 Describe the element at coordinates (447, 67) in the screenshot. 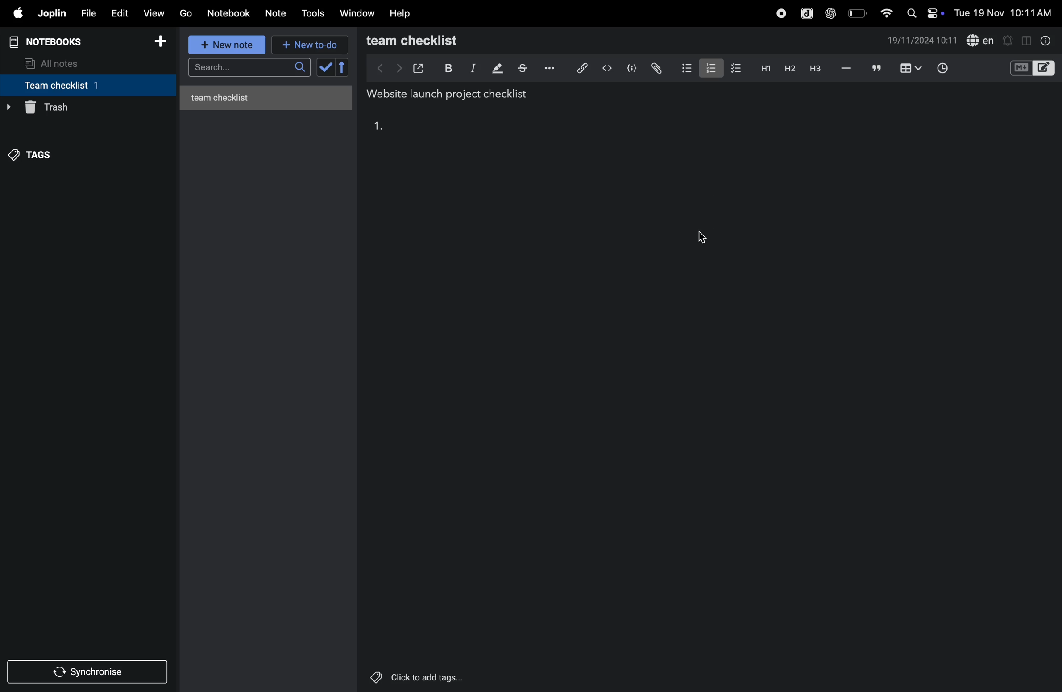

I see `bold` at that location.